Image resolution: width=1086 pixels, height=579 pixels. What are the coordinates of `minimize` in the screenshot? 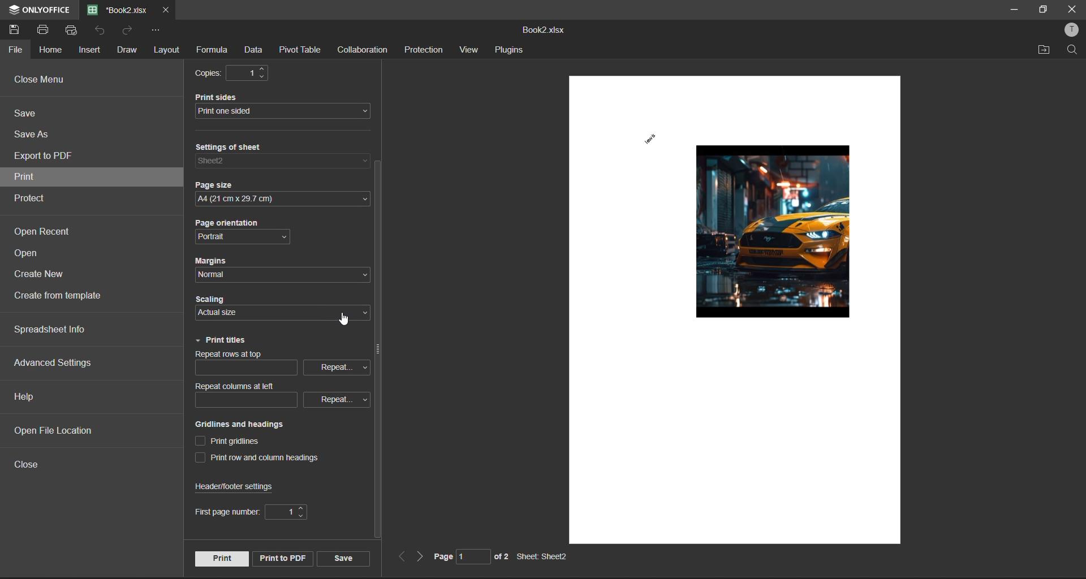 It's located at (1013, 10).